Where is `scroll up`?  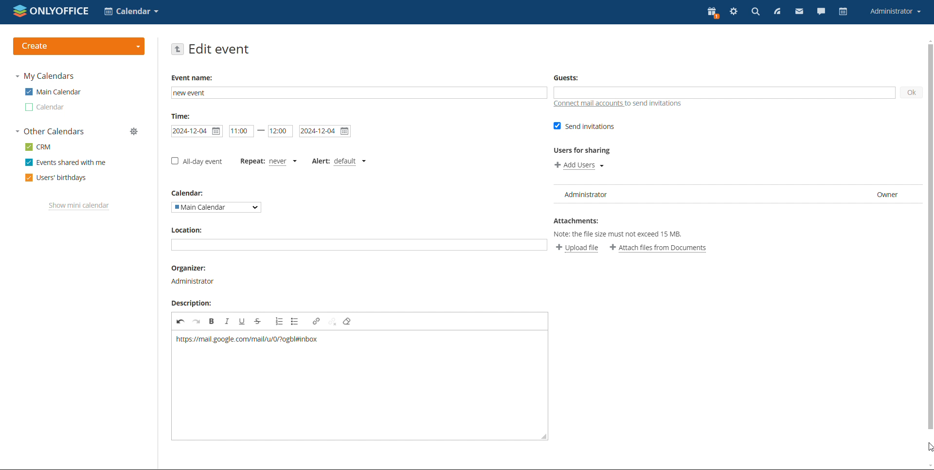 scroll up is located at coordinates (928, 40).